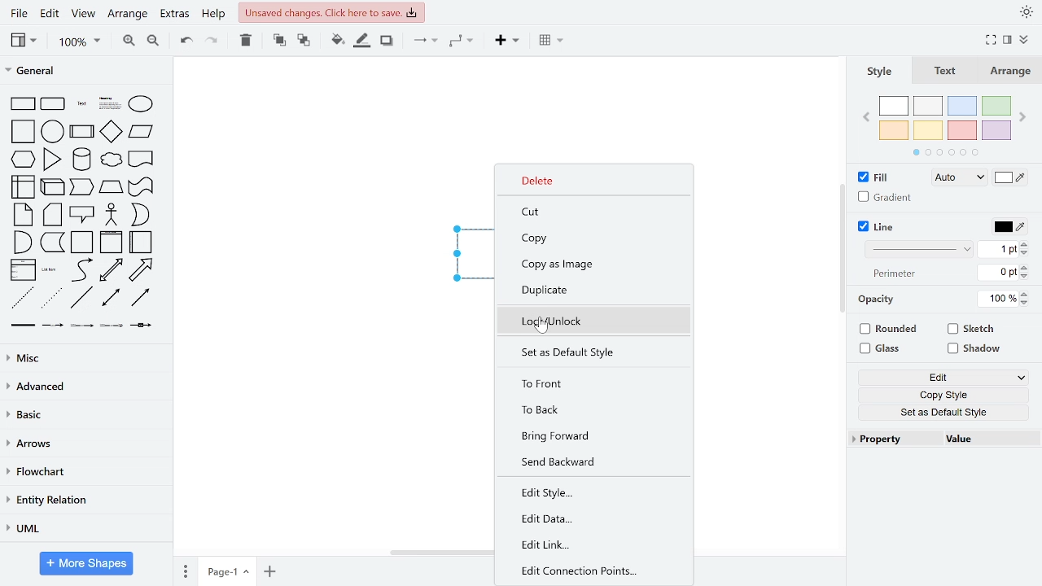 The image size is (1042, 586). Describe the element at coordinates (1025, 294) in the screenshot. I see `increase opacity` at that location.